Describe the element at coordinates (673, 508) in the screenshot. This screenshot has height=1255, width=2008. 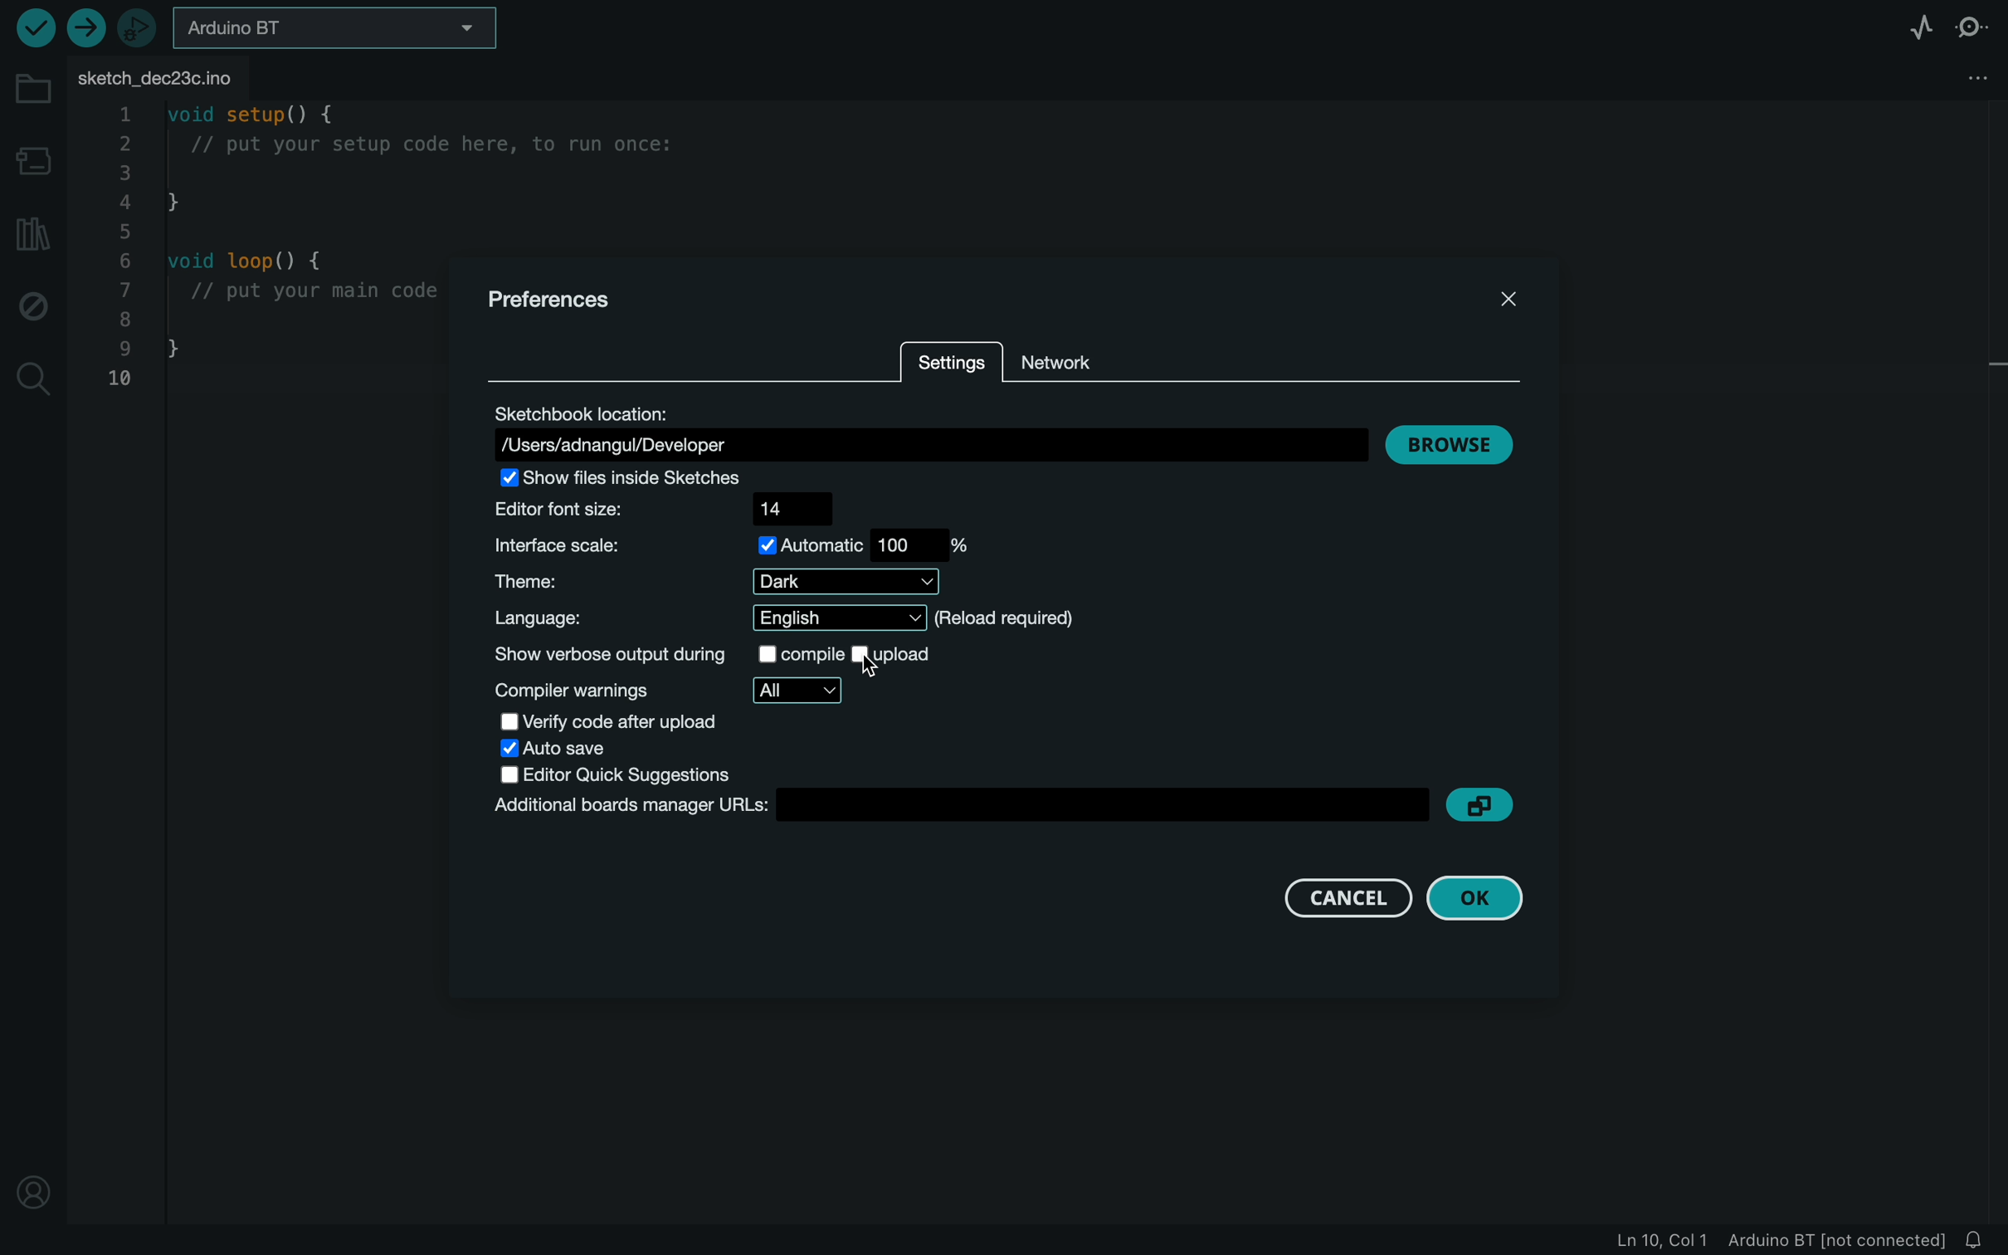
I see `font size` at that location.